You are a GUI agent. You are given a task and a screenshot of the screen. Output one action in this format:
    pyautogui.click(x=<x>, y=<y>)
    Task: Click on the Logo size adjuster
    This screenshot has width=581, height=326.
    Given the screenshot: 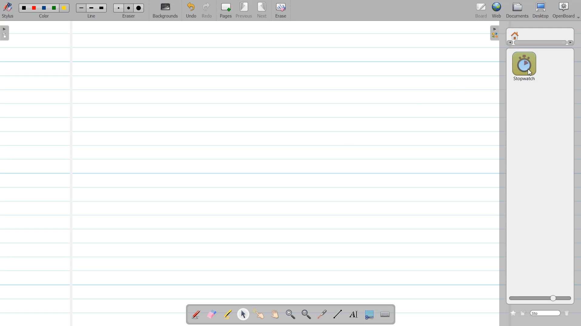 What is the action you would take?
    pyautogui.click(x=540, y=298)
    